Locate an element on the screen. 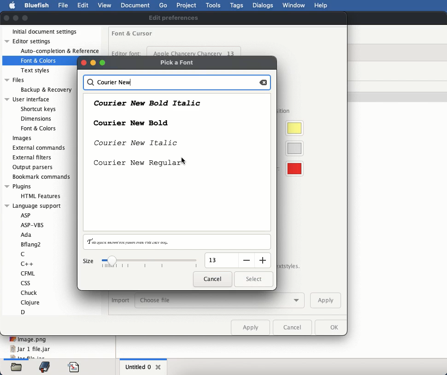 This screenshot has width=447, height=375. select is located at coordinates (253, 278).